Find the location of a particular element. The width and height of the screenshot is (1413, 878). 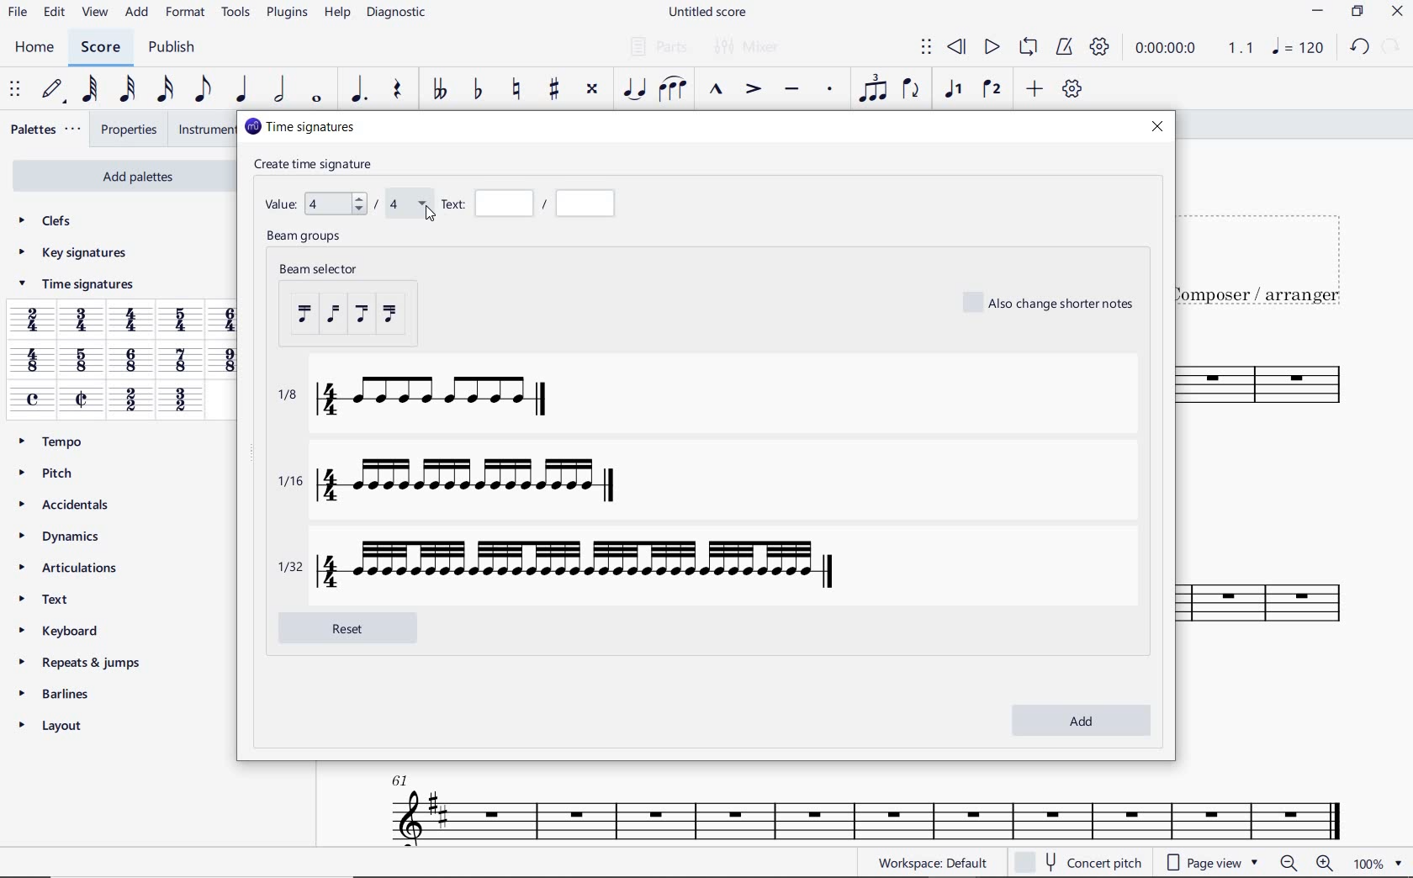

DEFAULT (STEP TIME) is located at coordinates (53, 90).